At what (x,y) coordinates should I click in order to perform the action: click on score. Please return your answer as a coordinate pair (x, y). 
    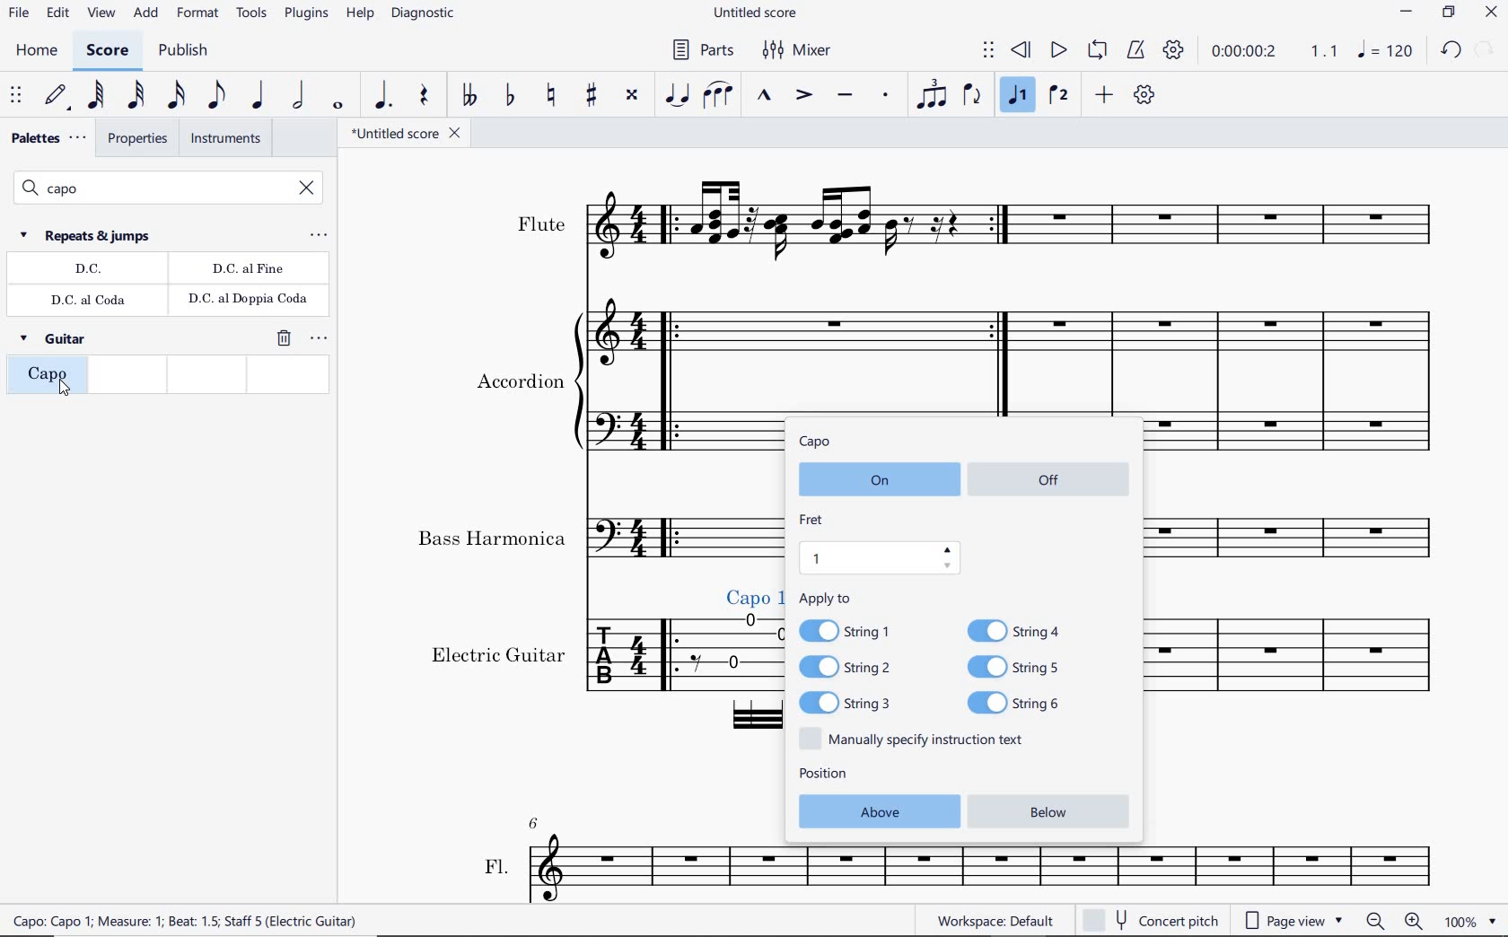
    Looking at the image, I should click on (108, 51).